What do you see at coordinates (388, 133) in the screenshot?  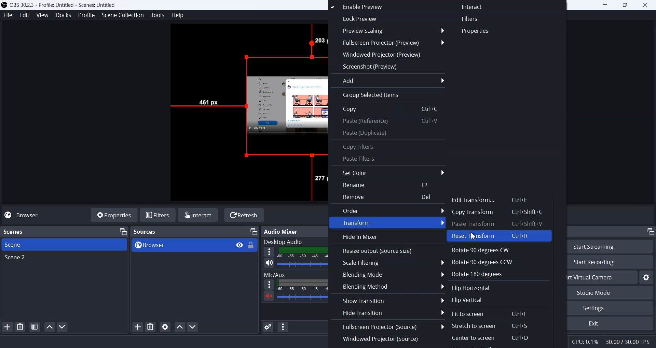 I see `Paste(Duplicate)` at bounding box center [388, 133].